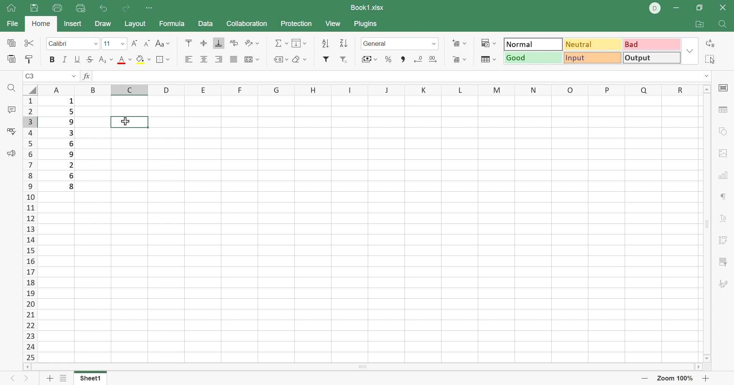  Describe the element at coordinates (722, 239) in the screenshot. I see `Pivot Table  settings` at that location.